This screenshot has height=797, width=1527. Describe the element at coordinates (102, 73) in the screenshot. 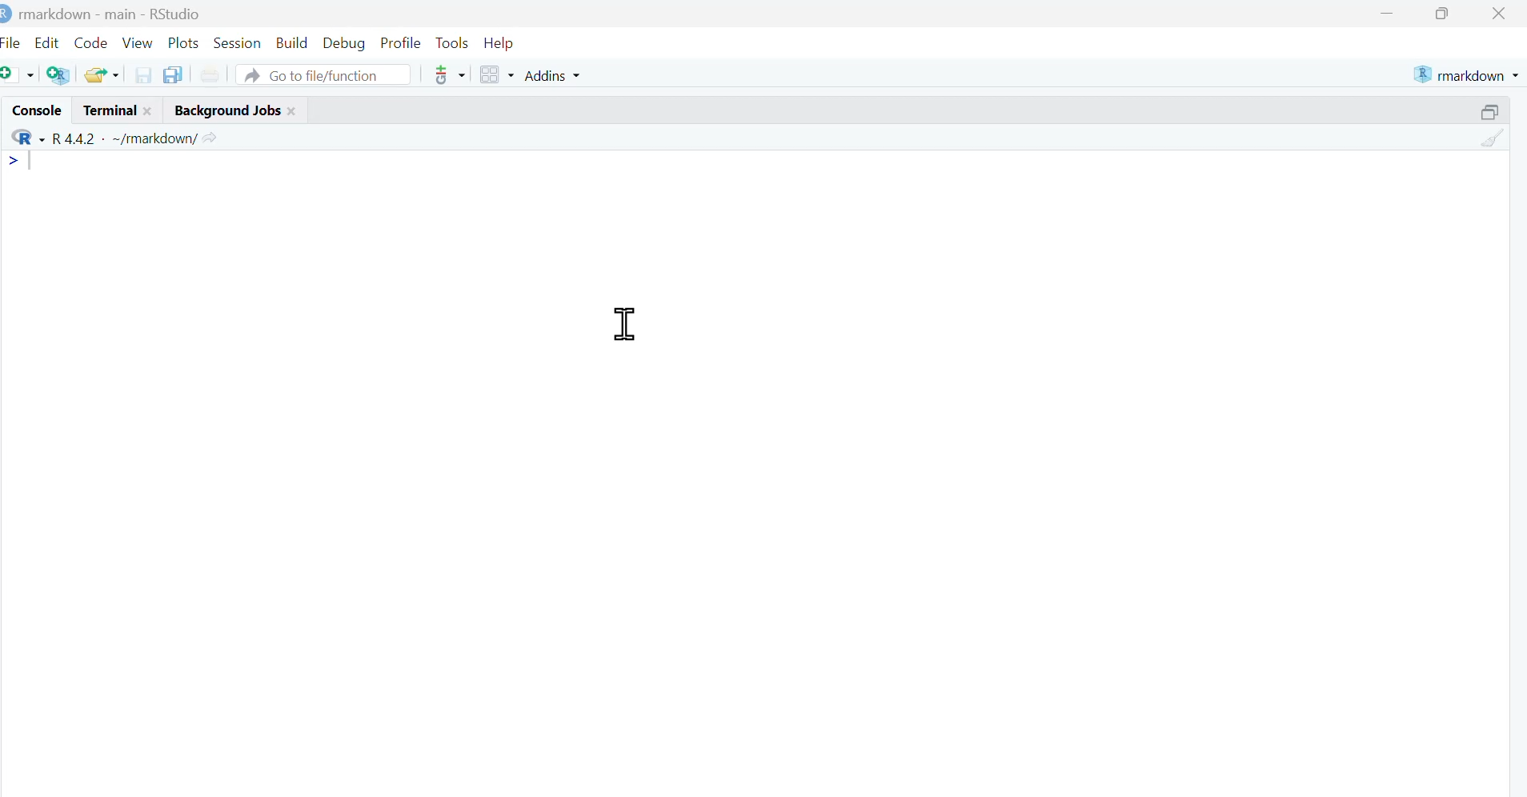

I see `open recent files` at that location.